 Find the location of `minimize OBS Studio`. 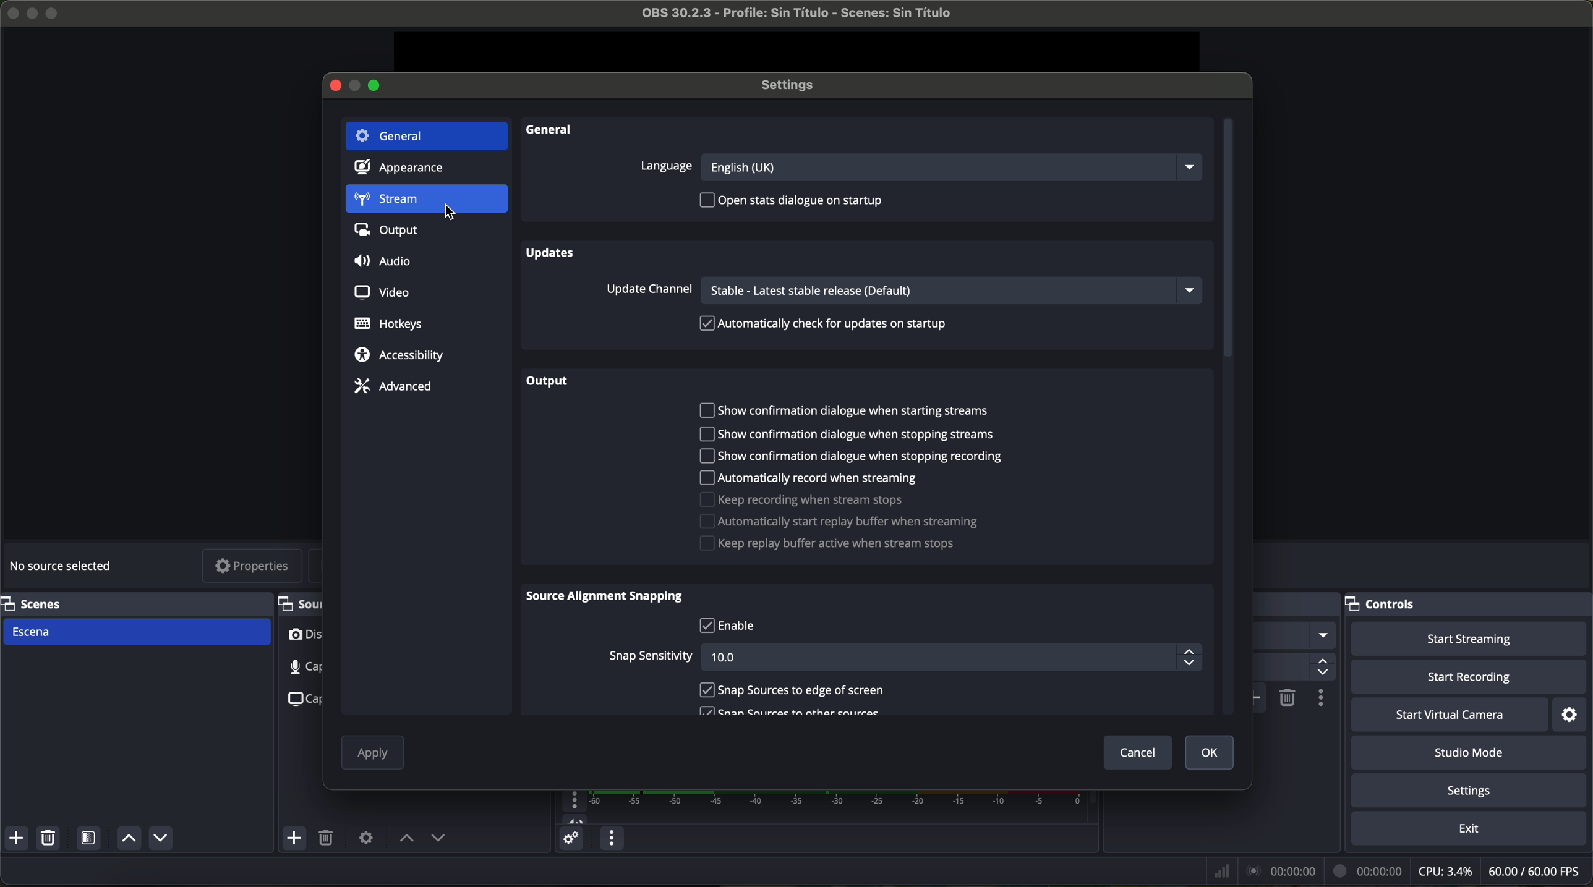

minimize OBS Studio is located at coordinates (35, 12).